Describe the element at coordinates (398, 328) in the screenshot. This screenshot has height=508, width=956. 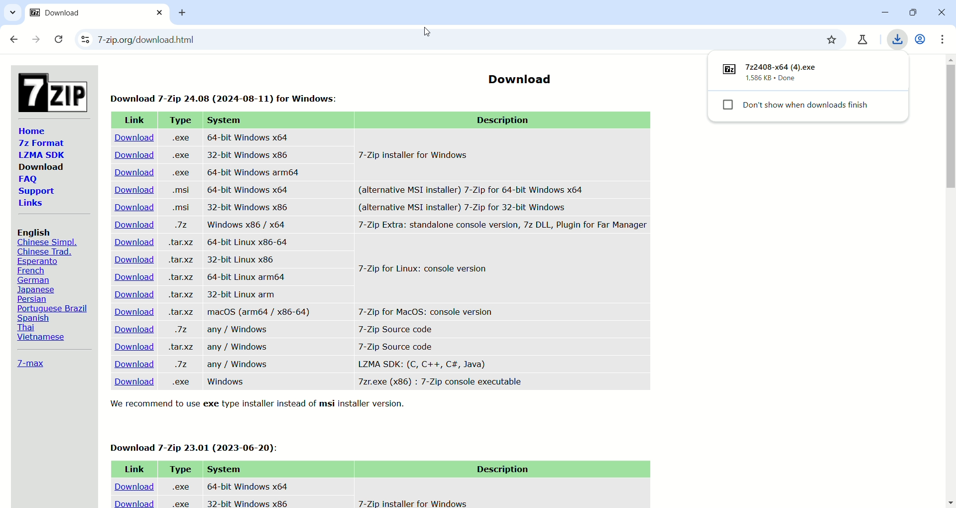
I see `7-Zip Source code` at that location.